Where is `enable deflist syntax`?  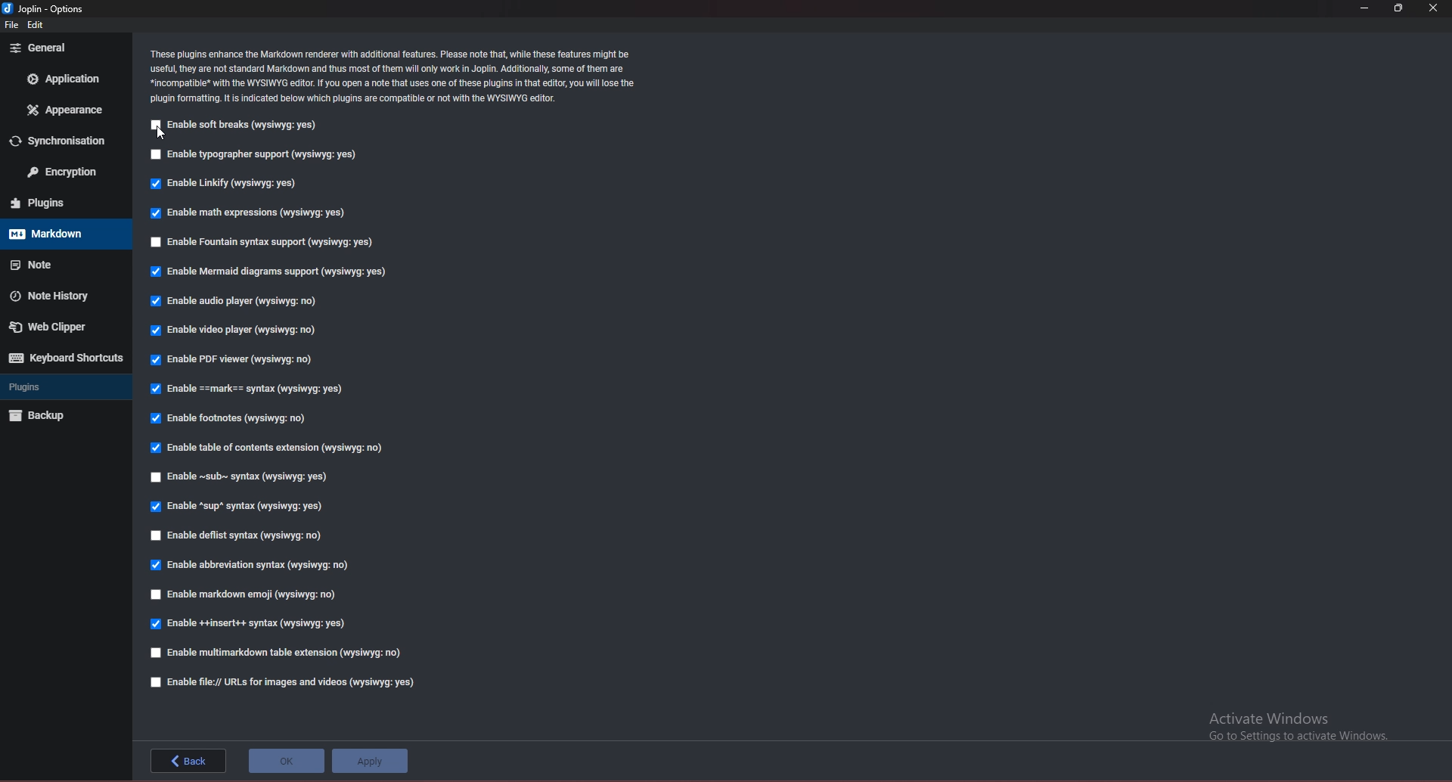 enable deflist syntax is located at coordinates (244, 537).